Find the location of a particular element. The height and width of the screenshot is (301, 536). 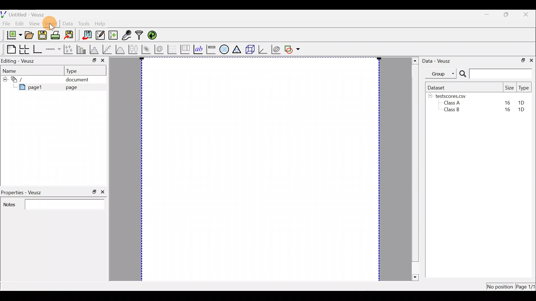

Create new dataset using ranges, parametrically, or as functions of existing datasets. is located at coordinates (112, 35).